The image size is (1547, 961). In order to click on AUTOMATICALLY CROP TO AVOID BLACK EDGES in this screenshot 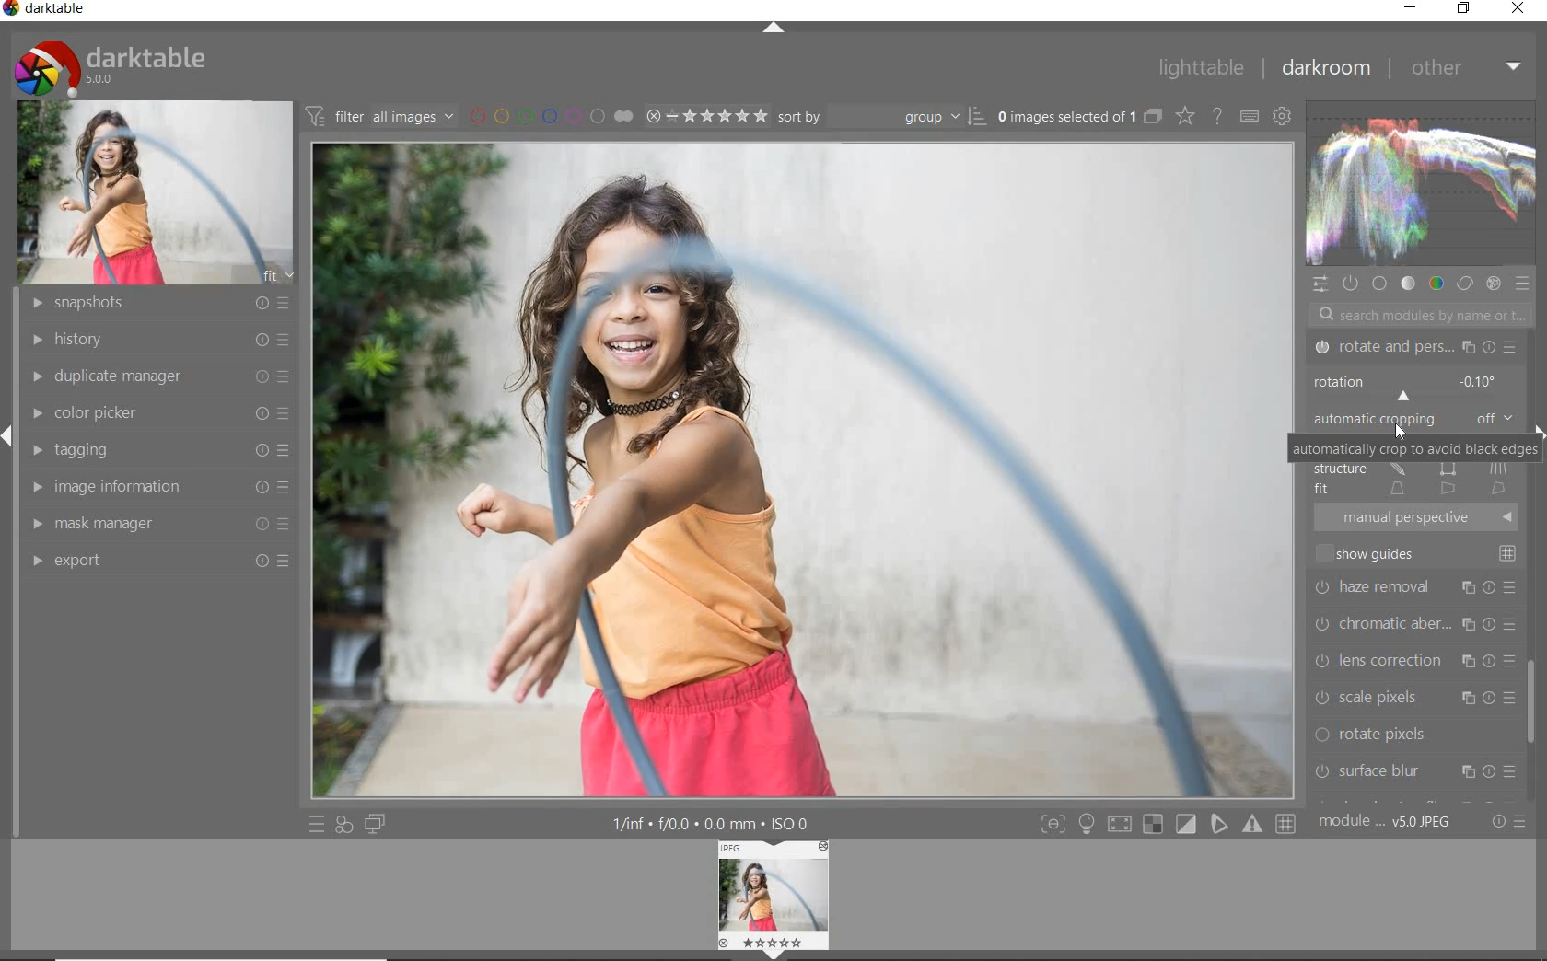, I will do `click(1415, 449)`.